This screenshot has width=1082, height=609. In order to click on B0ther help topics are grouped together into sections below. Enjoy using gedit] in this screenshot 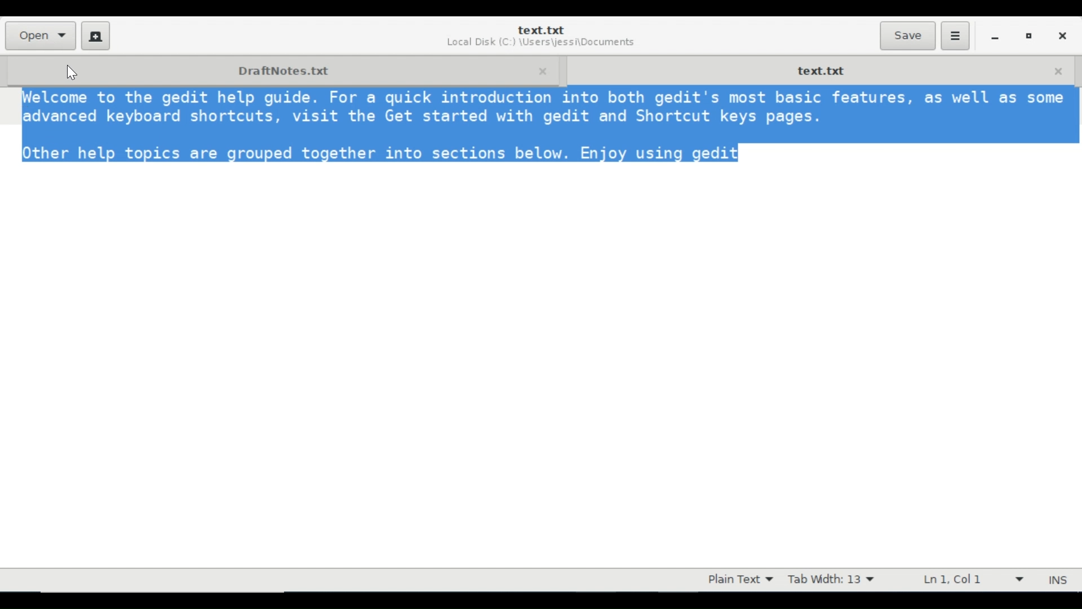, I will do `click(378, 155)`.